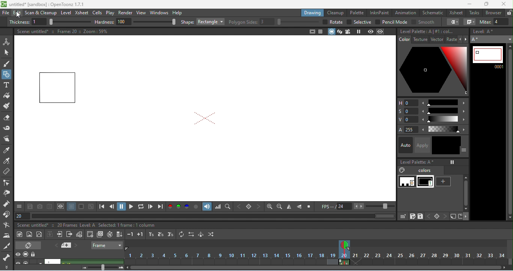 This screenshot has height=271, width=513. I want to click on frame 20, so click(64, 31).